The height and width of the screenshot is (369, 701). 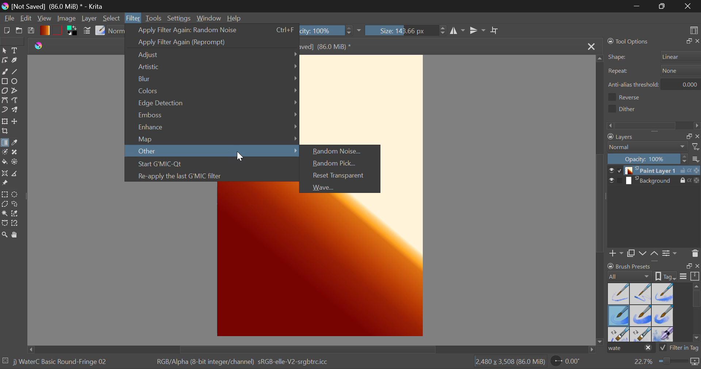 What do you see at coordinates (15, 194) in the screenshot?
I see `Circular Selection` at bounding box center [15, 194].